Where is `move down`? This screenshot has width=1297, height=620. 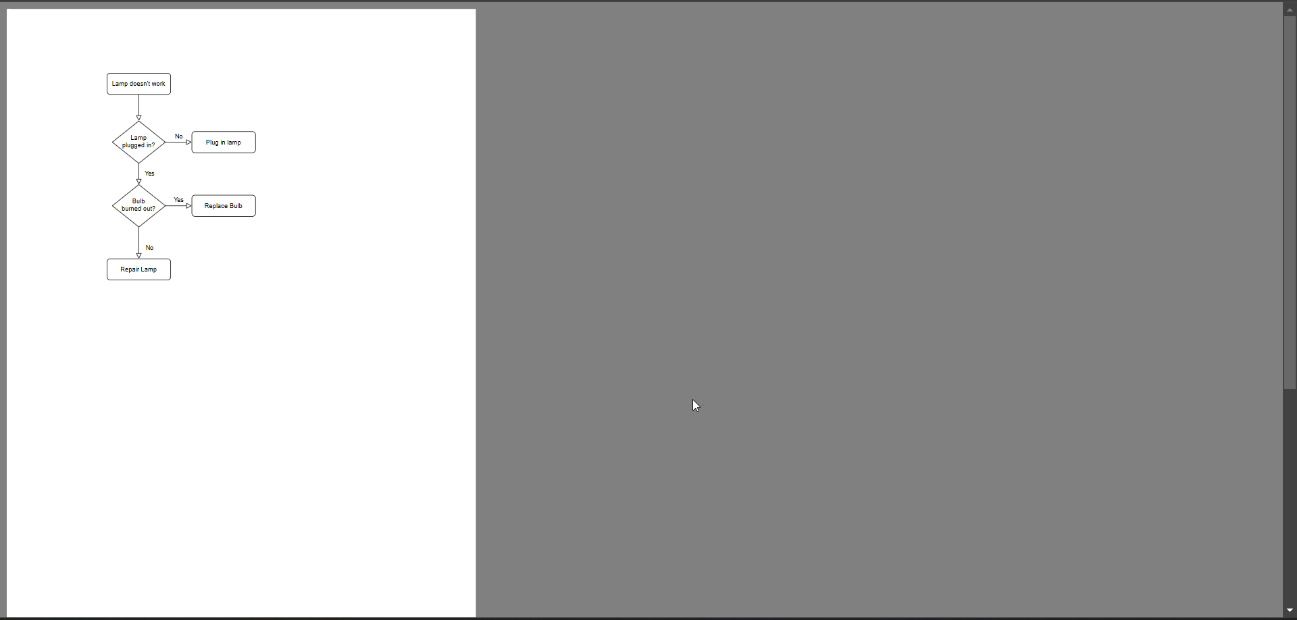
move down is located at coordinates (1289, 608).